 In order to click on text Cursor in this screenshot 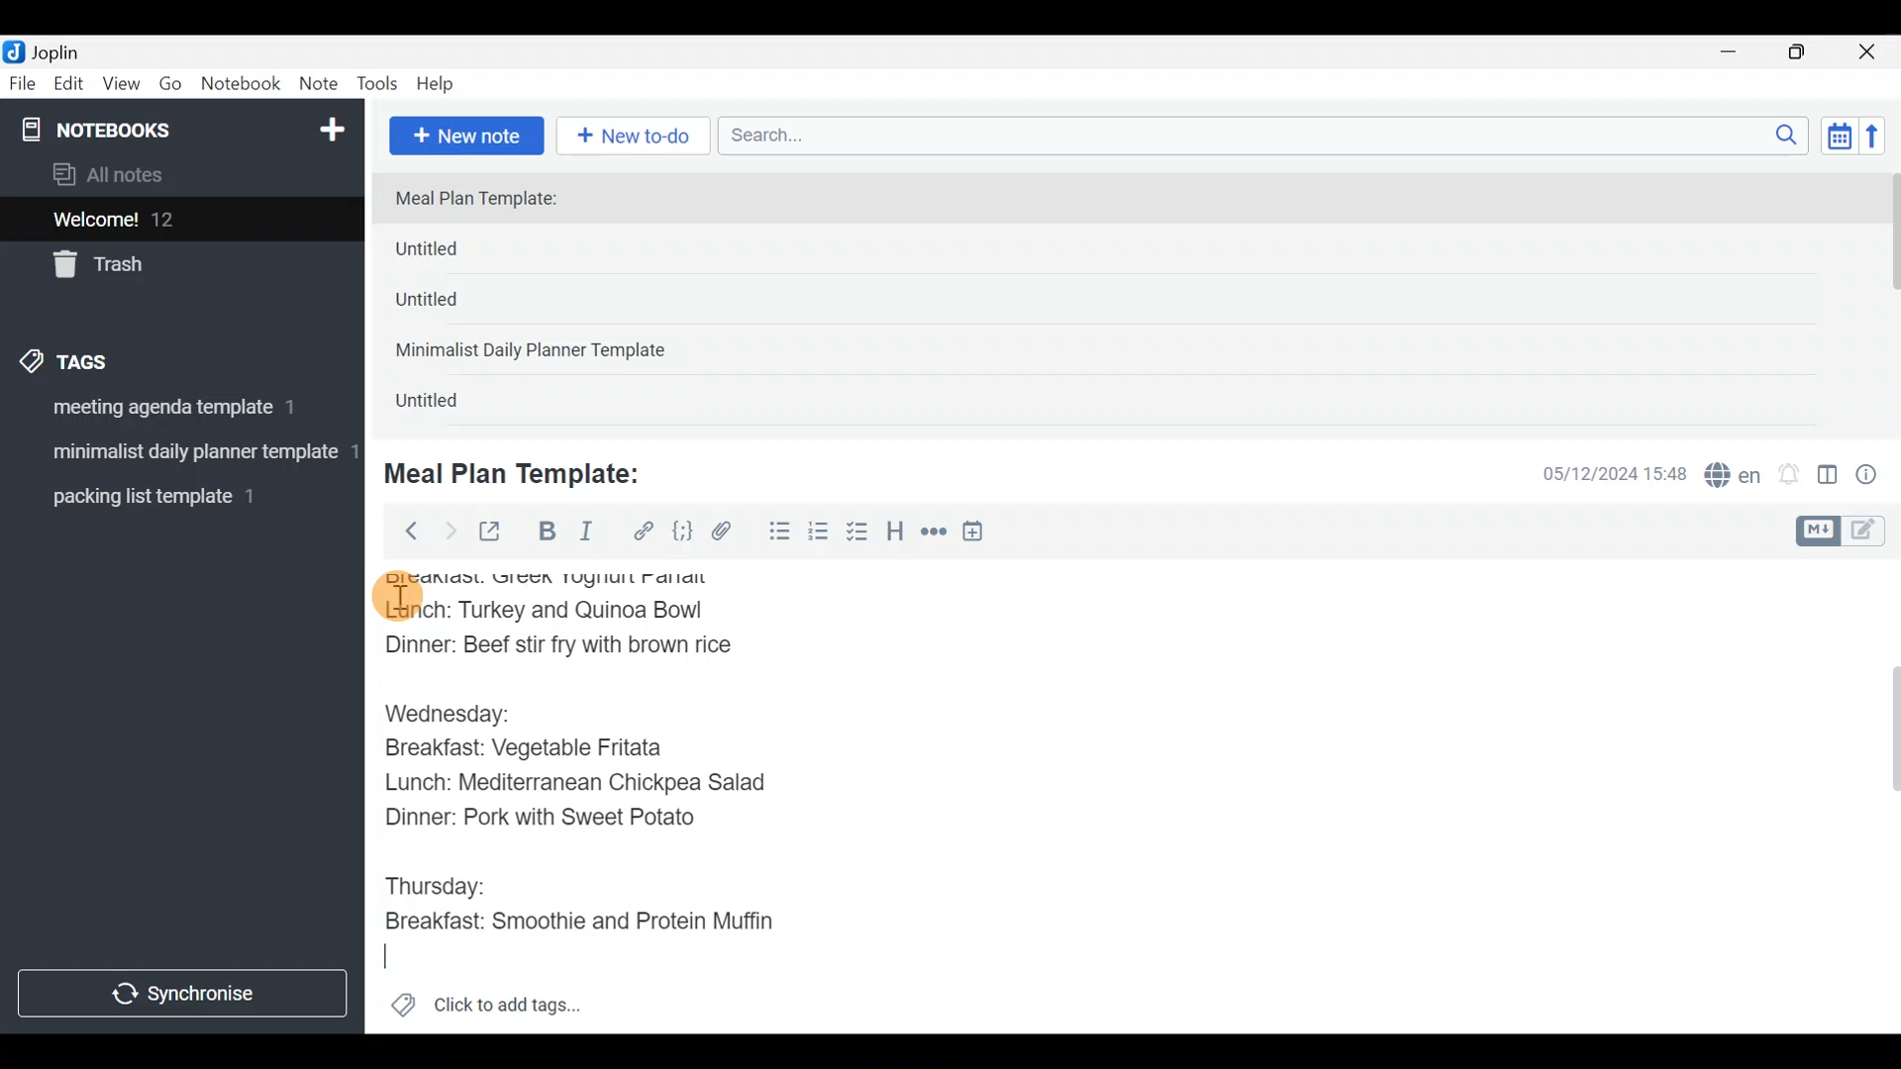, I will do `click(397, 959)`.